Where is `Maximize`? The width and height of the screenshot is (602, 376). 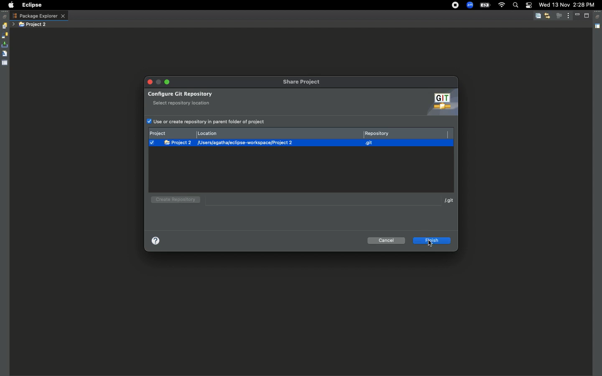
Maximize is located at coordinates (587, 15).